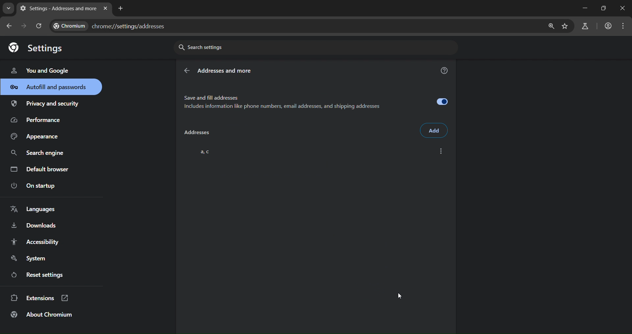 The height and width of the screenshot is (334, 632). Describe the element at coordinates (549, 26) in the screenshot. I see `zoom` at that location.